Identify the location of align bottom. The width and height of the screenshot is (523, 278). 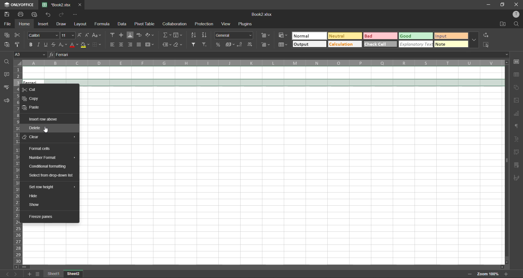
(130, 35).